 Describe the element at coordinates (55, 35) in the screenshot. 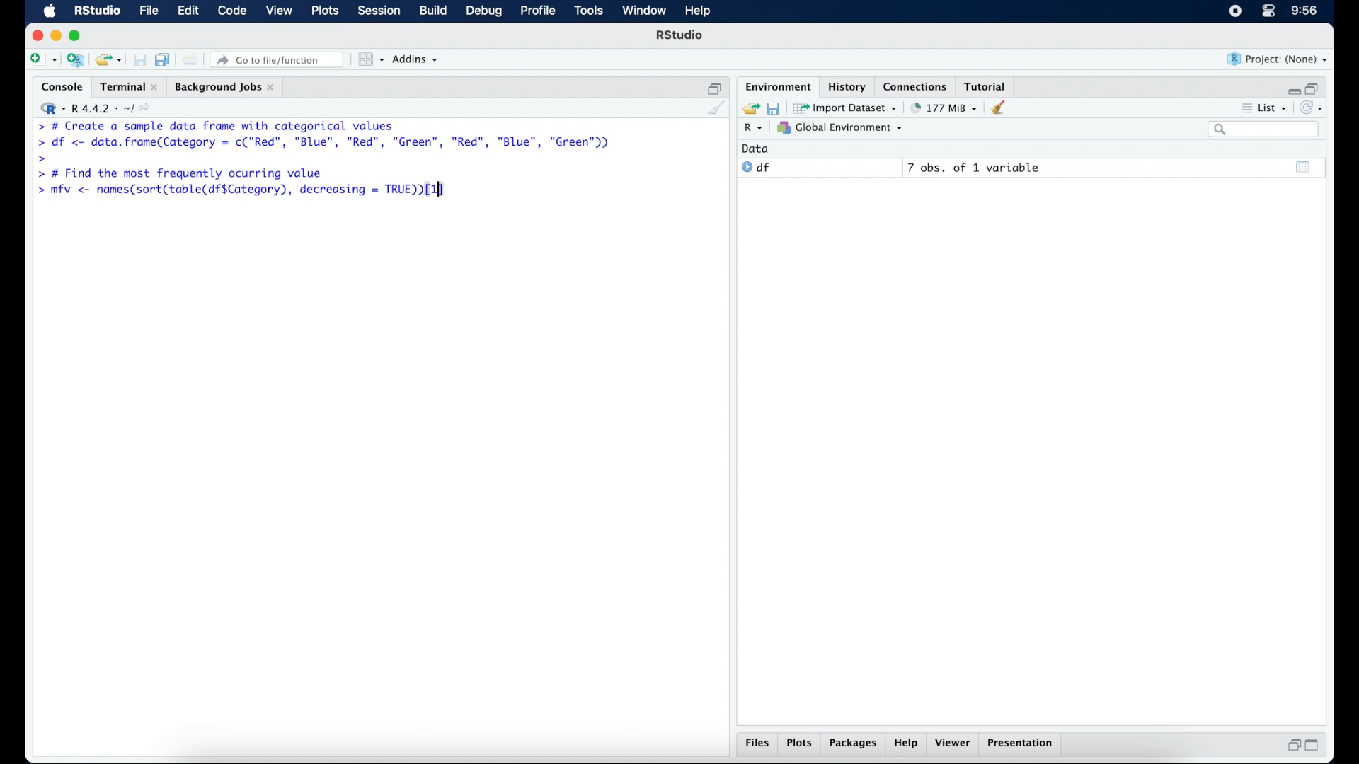

I see `minimzie` at that location.